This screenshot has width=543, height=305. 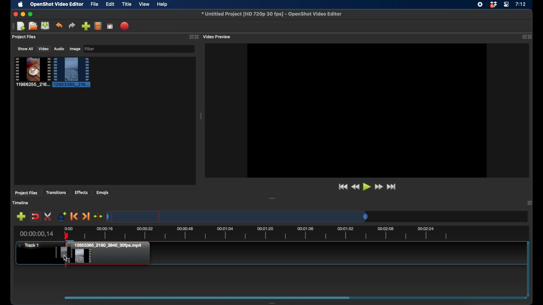 What do you see at coordinates (207, 297) in the screenshot?
I see `drag handle` at bounding box center [207, 297].